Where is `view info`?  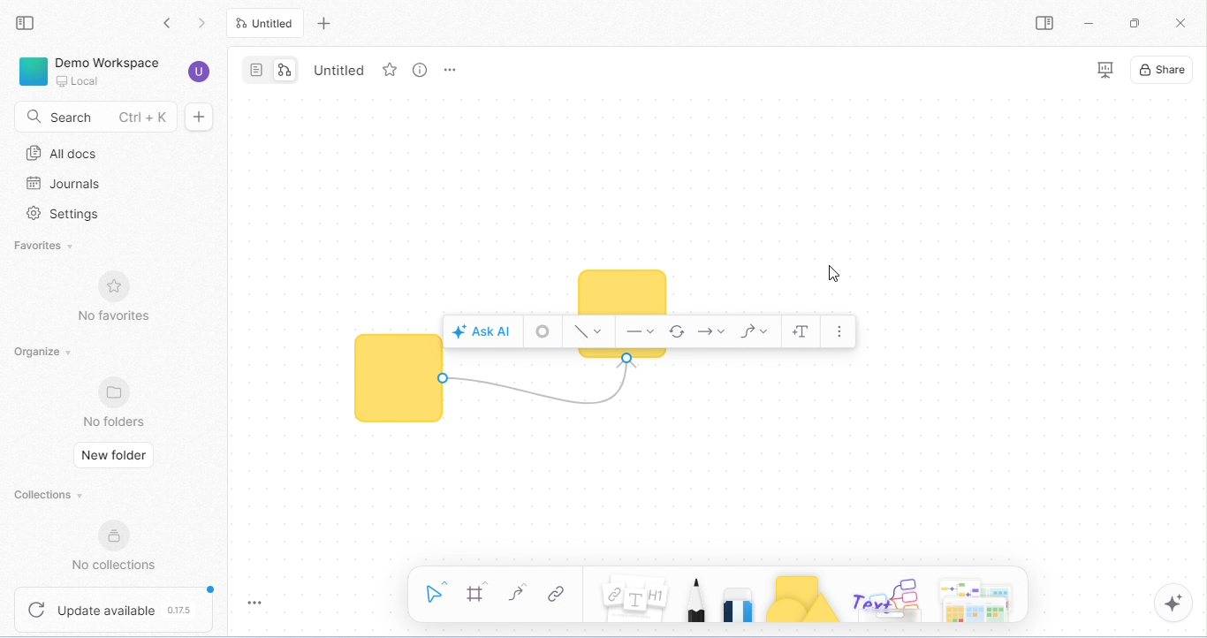
view info is located at coordinates (421, 70).